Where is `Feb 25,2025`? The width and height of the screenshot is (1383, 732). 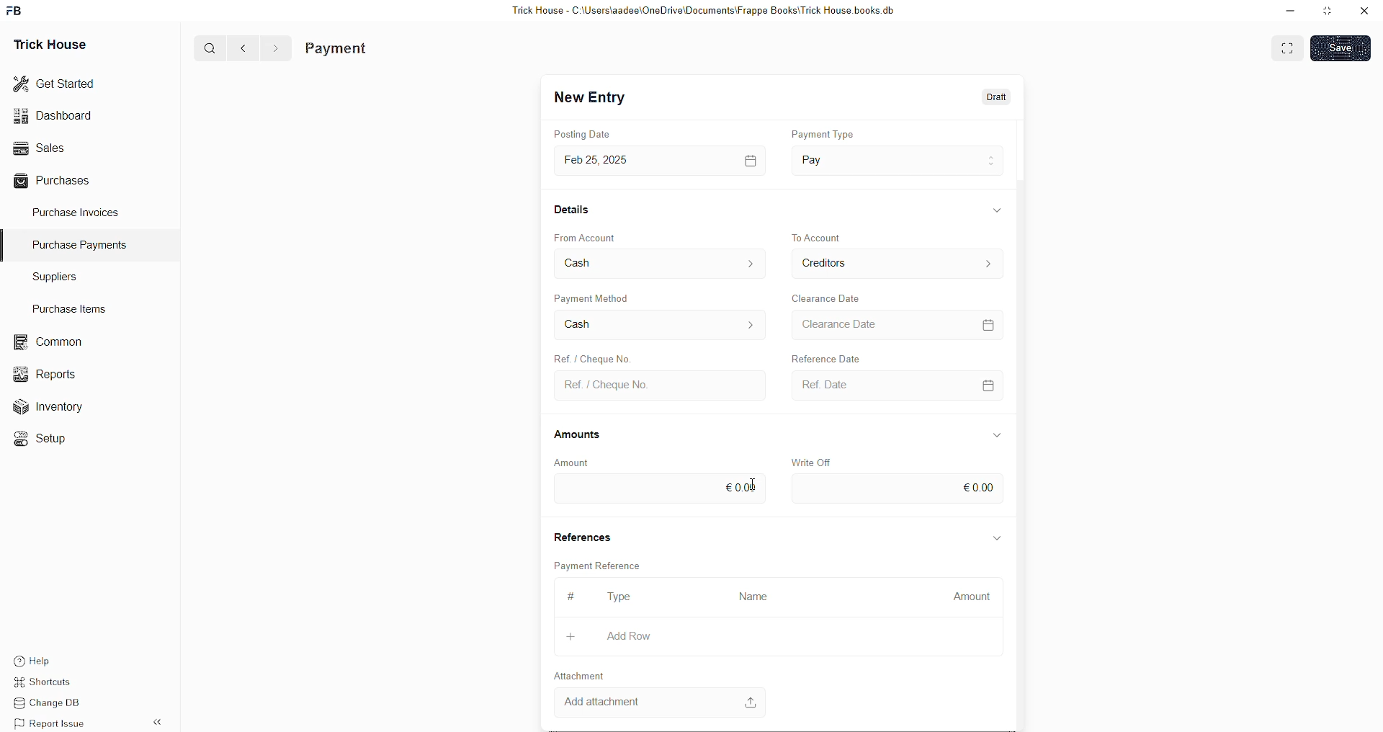 Feb 25,2025 is located at coordinates (599, 161).